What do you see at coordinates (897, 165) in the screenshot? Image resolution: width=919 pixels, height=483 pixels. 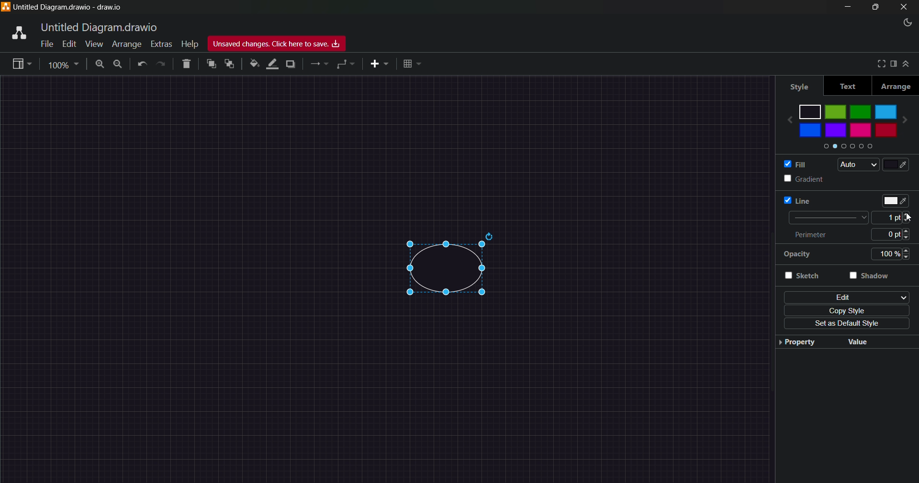 I see `fill shade` at bounding box center [897, 165].